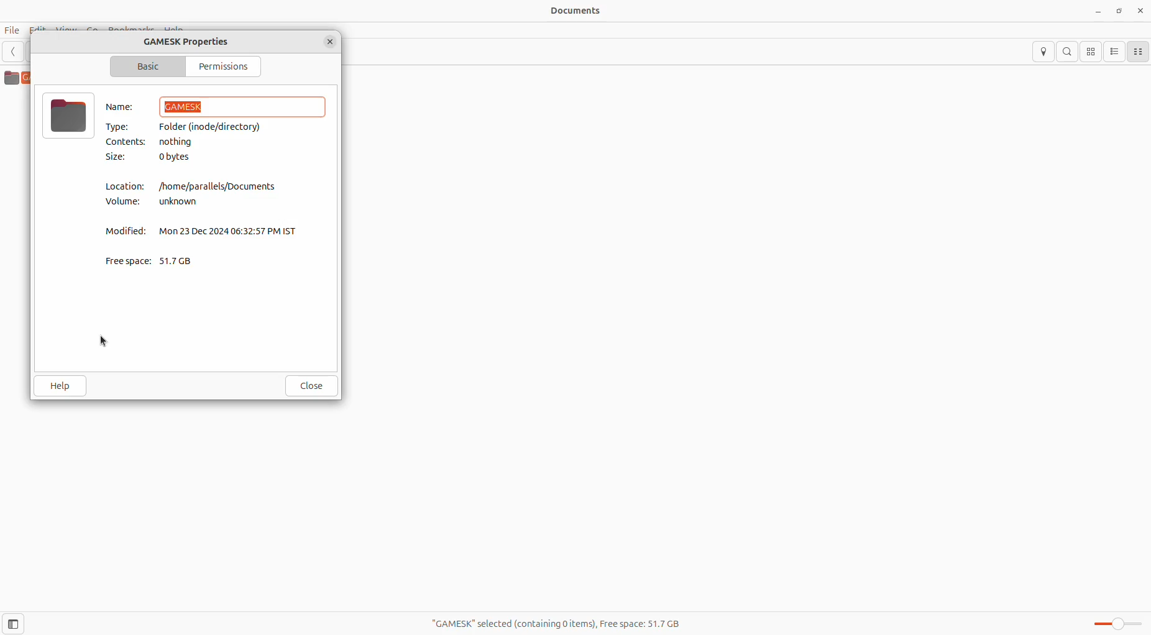 The width and height of the screenshot is (1151, 635). What do you see at coordinates (1137, 53) in the screenshot?
I see `compact view` at bounding box center [1137, 53].